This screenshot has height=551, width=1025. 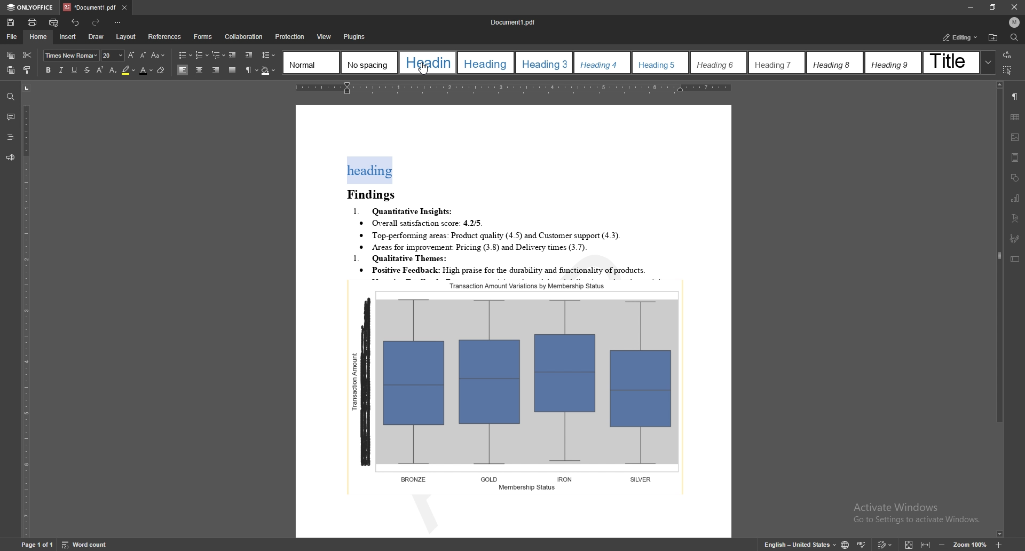 I want to click on print, so click(x=33, y=22).